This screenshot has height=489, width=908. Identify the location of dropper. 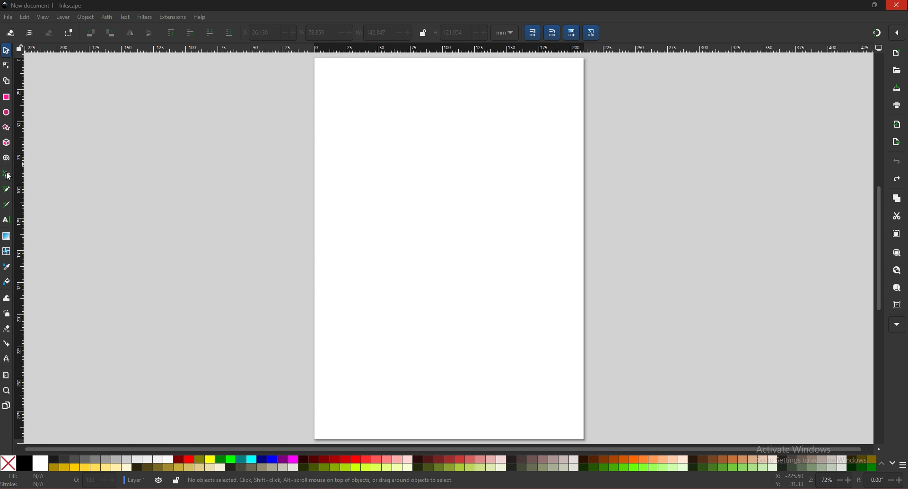
(7, 267).